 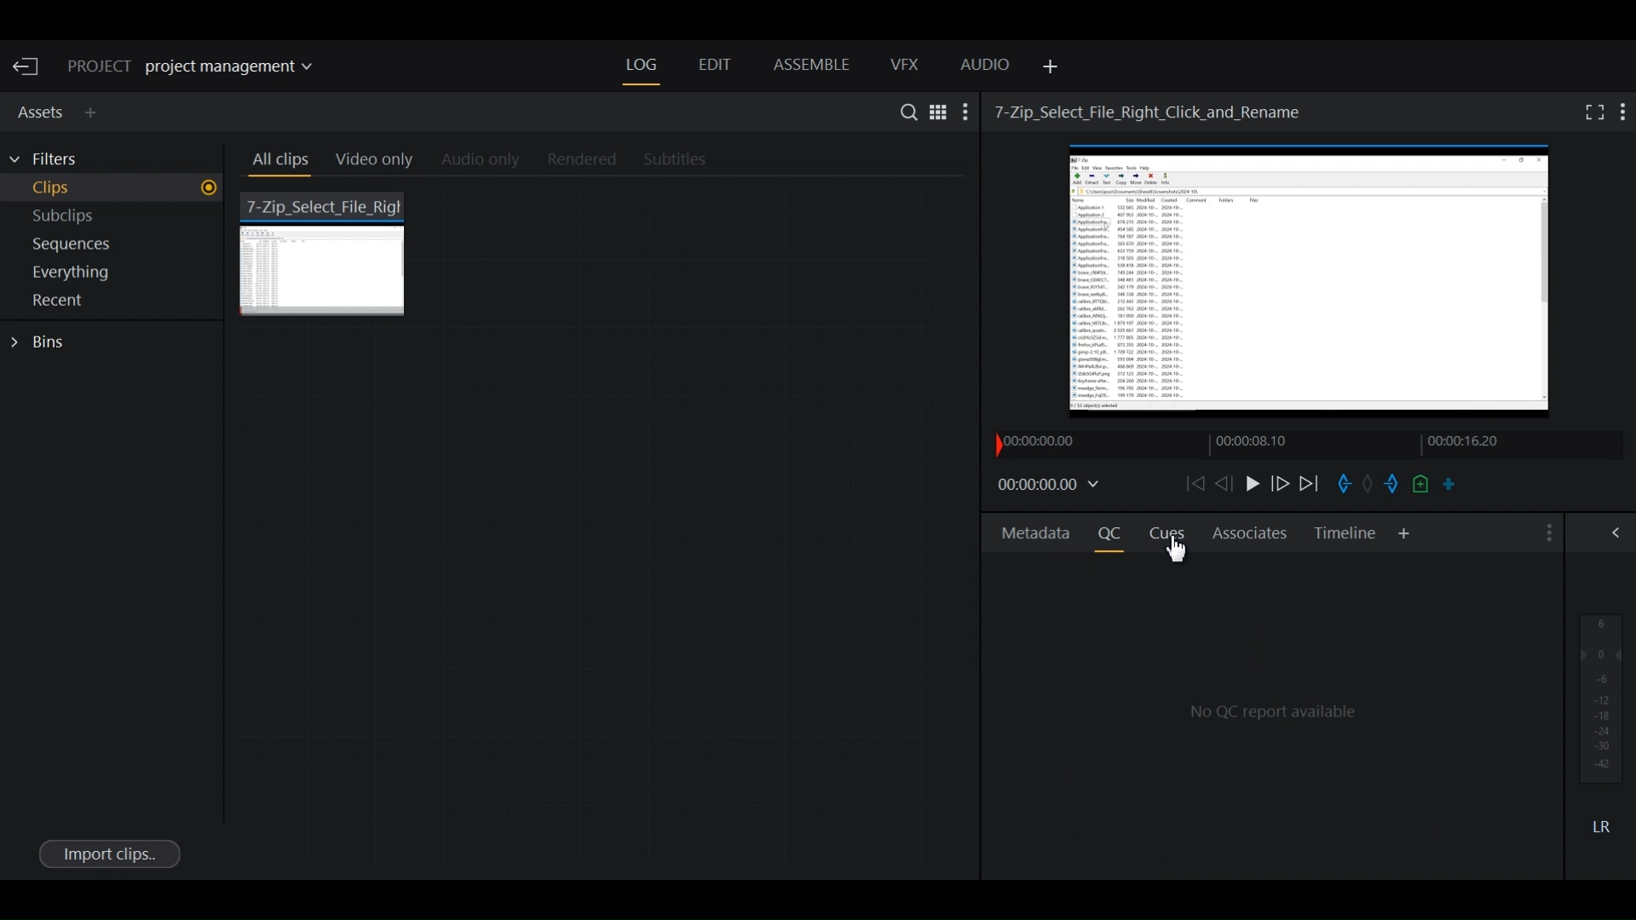 I want to click on Exit Current Project, so click(x=29, y=67).